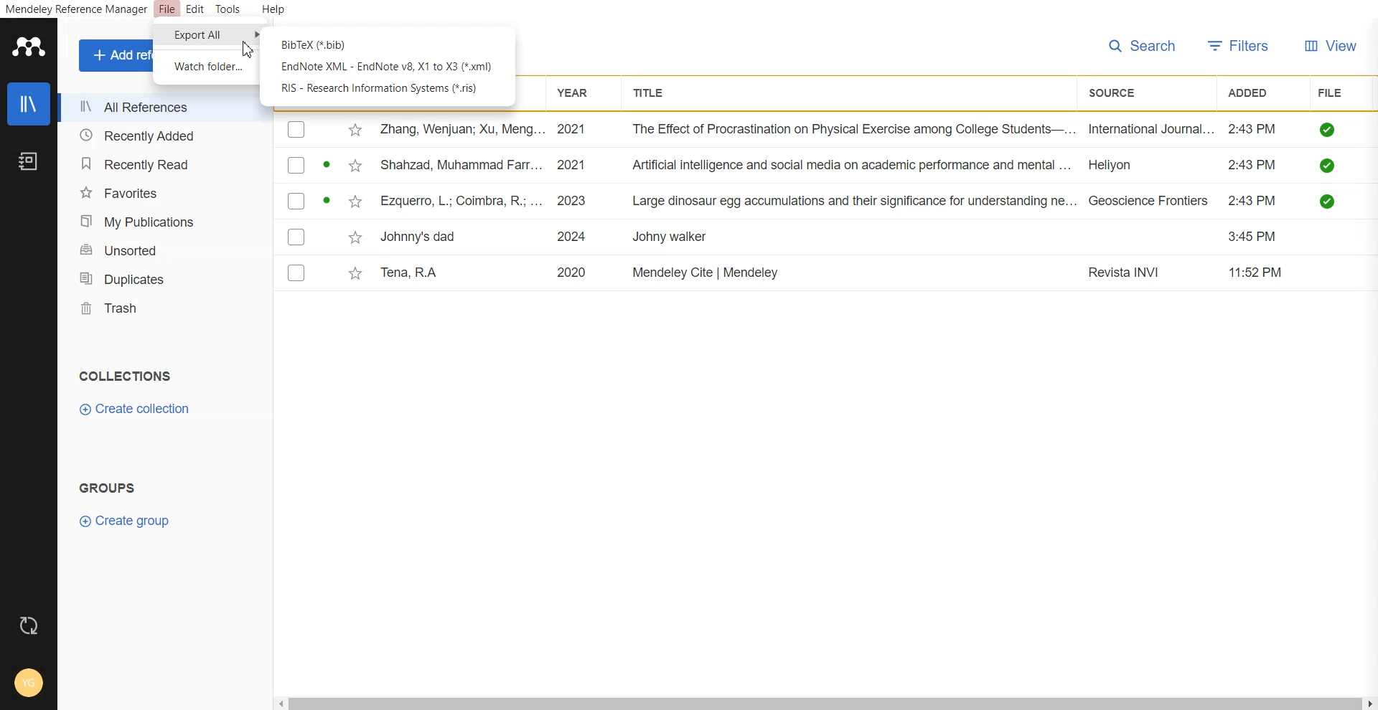 This screenshot has width=1378, height=710. I want to click on scroll left, so click(279, 703).